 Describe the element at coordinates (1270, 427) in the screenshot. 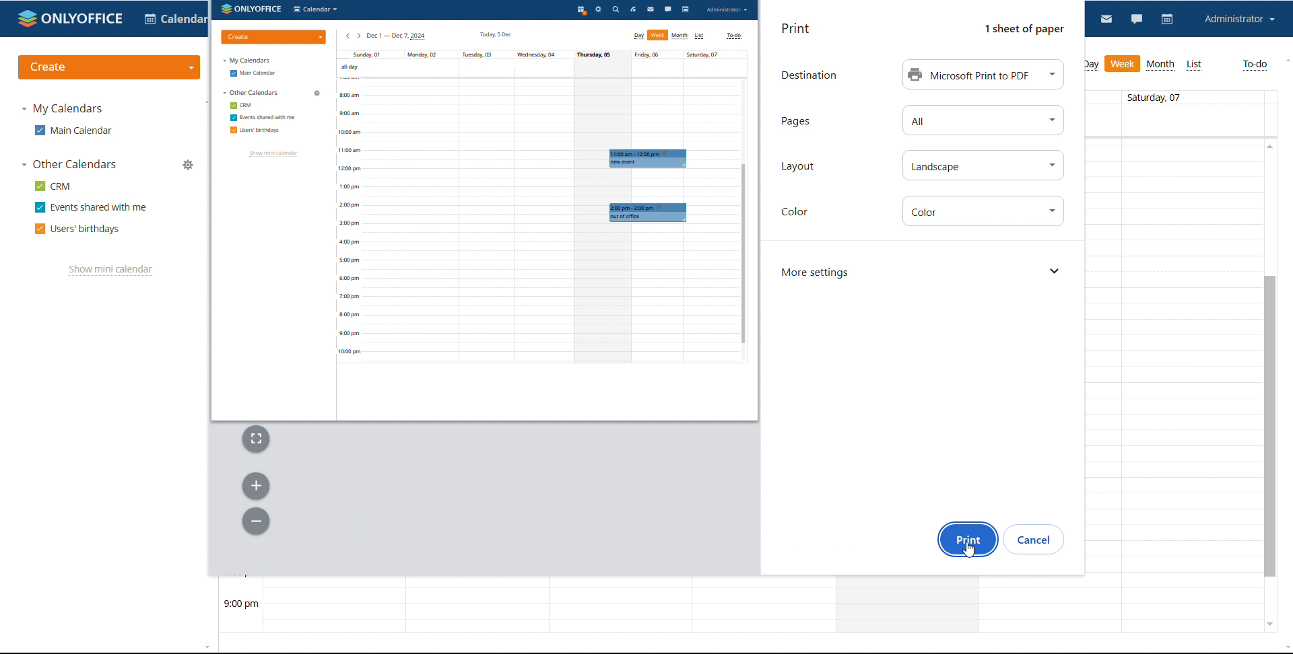

I see `scrollbar` at that location.